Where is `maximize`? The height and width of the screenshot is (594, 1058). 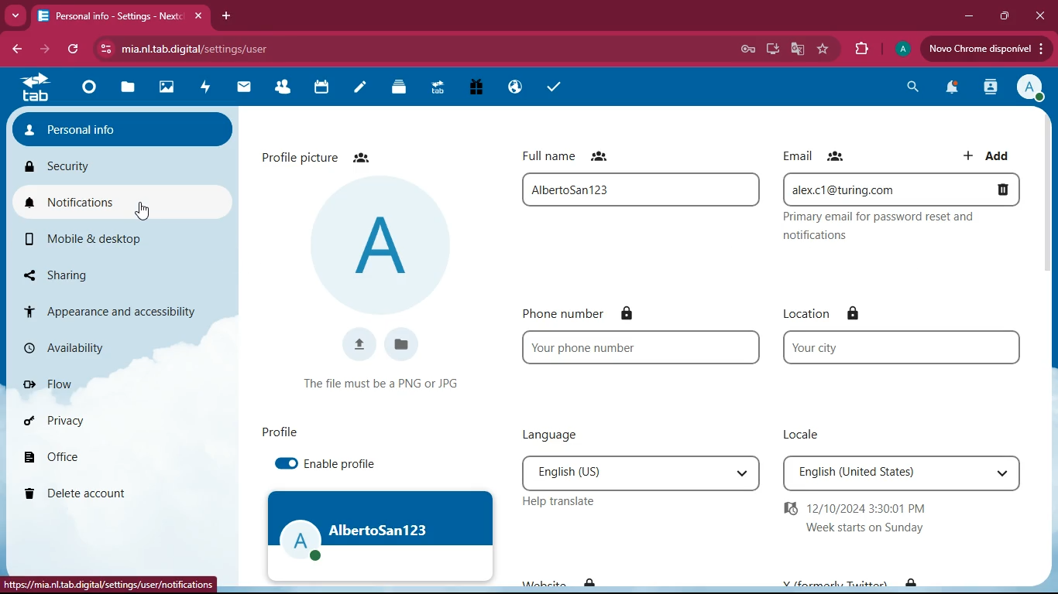 maximize is located at coordinates (1006, 17).